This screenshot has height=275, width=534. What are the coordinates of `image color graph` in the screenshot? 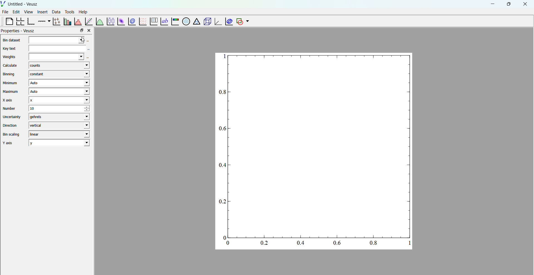 It's located at (175, 22).